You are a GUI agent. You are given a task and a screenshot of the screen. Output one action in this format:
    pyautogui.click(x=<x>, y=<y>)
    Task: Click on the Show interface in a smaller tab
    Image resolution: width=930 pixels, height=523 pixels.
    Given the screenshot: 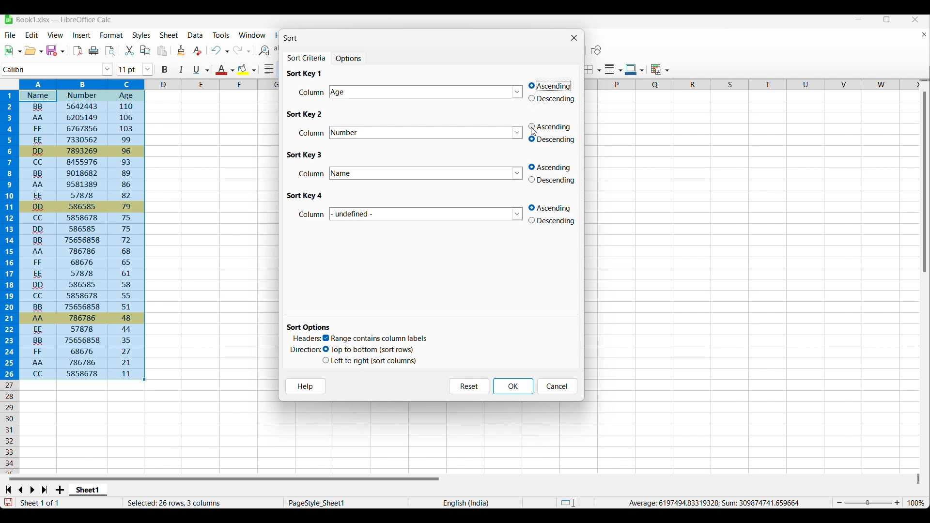 What is the action you would take?
    pyautogui.click(x=887, y=19)
    